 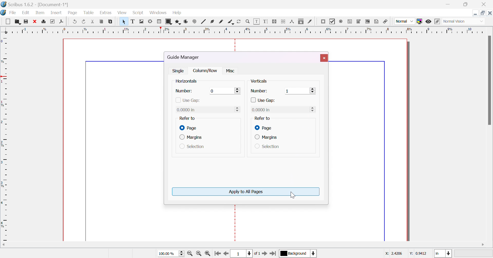 What do you see at coordinates (34, 4) in the screenshot?
I see `scribus 1.6.2 [Document-1]` at bounding box center [34, 4].